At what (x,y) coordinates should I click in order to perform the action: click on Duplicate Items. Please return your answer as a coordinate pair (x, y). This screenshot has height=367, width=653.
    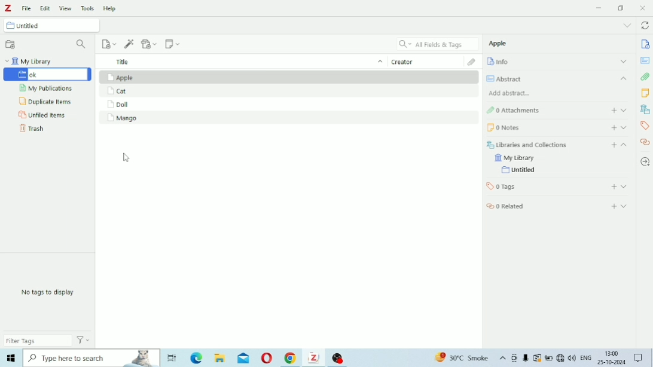
    Looking at the image, I should click on (45, 100).